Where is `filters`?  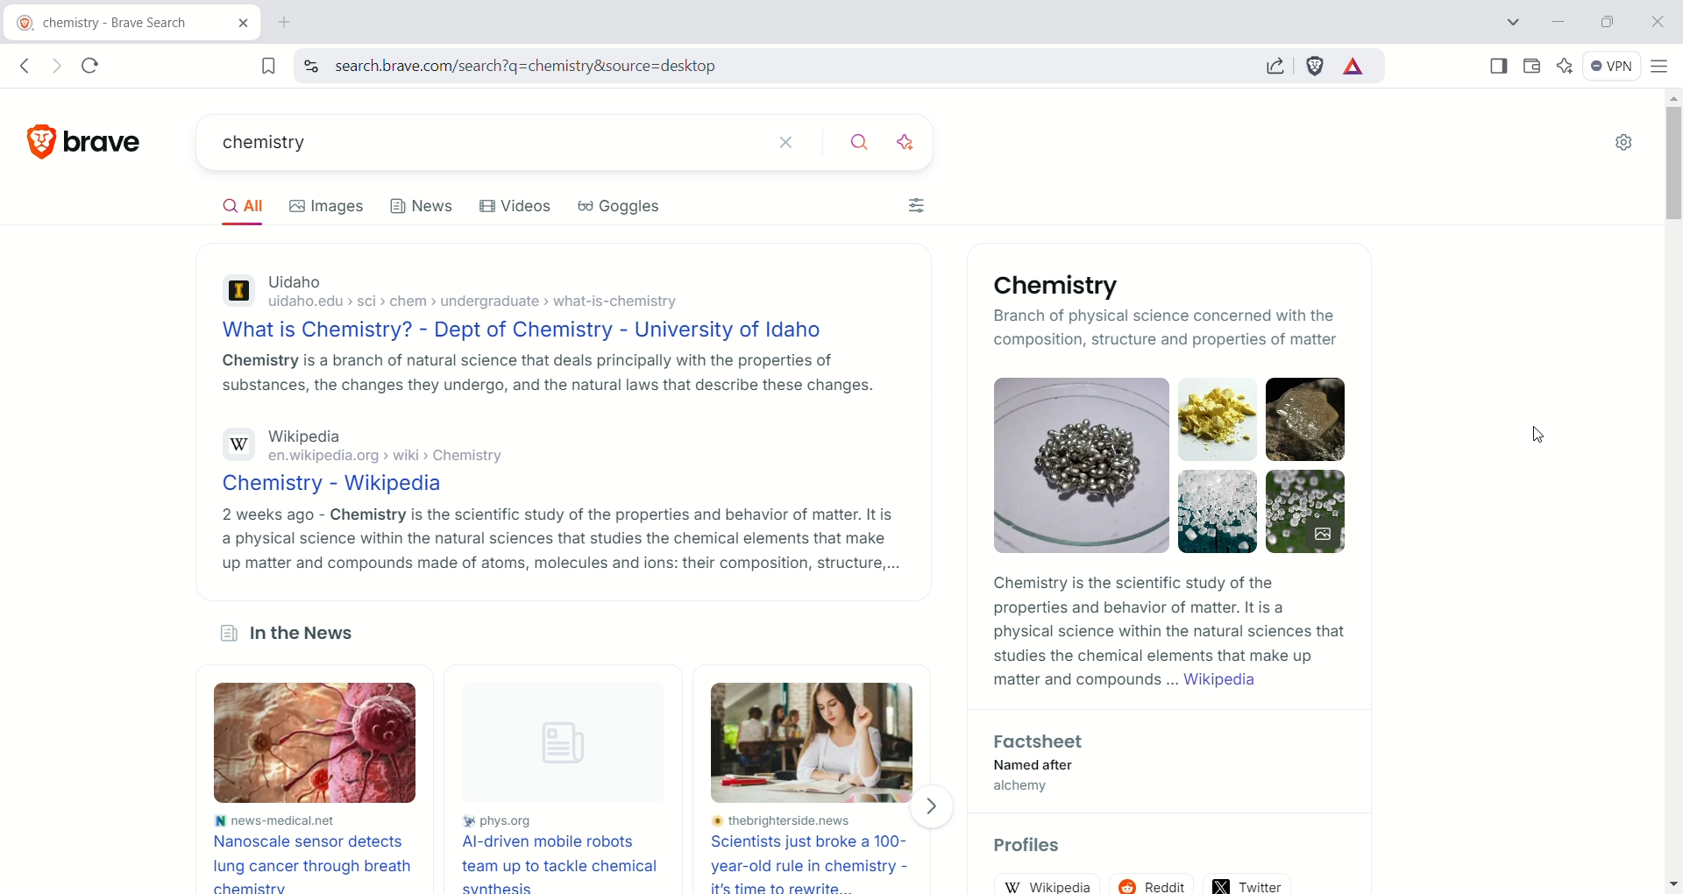
filters is located at coordinates (919, 209).